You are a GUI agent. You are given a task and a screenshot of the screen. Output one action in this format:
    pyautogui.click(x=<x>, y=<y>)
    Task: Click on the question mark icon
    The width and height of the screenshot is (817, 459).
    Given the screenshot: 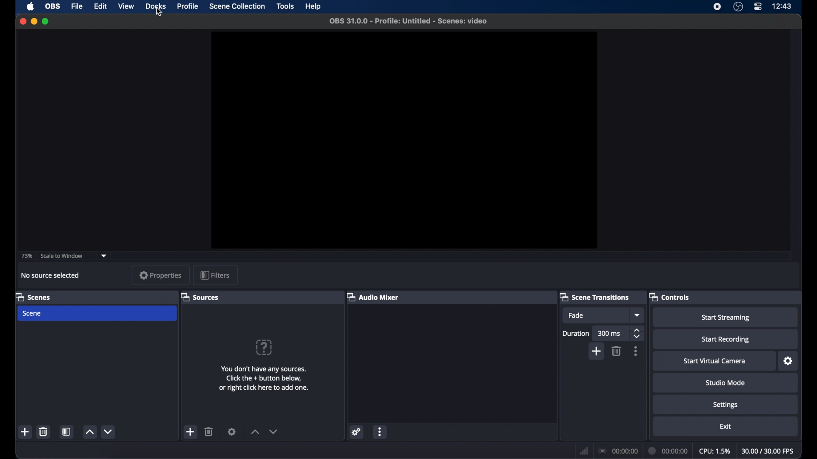 What is the action you would take?
    pyautogui.click(x=265, y=347)
    